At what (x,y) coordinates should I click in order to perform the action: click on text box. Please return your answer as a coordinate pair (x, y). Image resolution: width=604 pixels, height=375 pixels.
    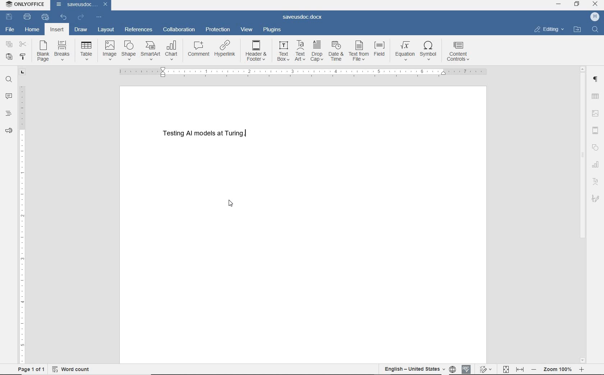
    Looking at the image, I should click on (283, 52).